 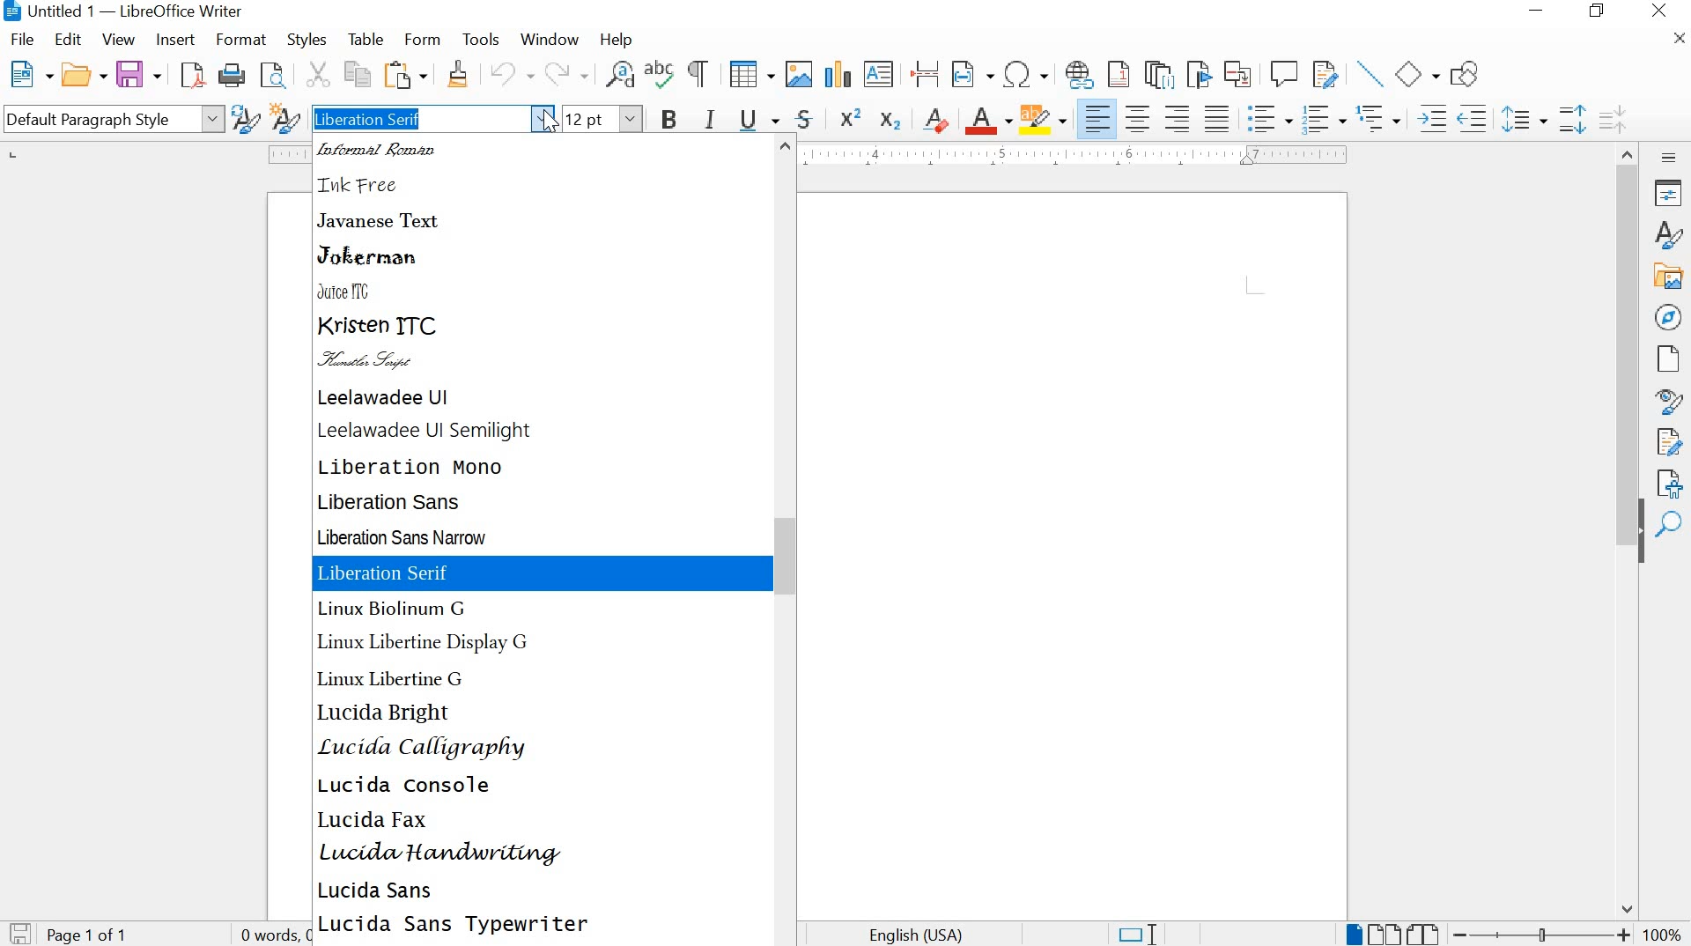 I want to click on SAVE, so click(x=18, y=934).